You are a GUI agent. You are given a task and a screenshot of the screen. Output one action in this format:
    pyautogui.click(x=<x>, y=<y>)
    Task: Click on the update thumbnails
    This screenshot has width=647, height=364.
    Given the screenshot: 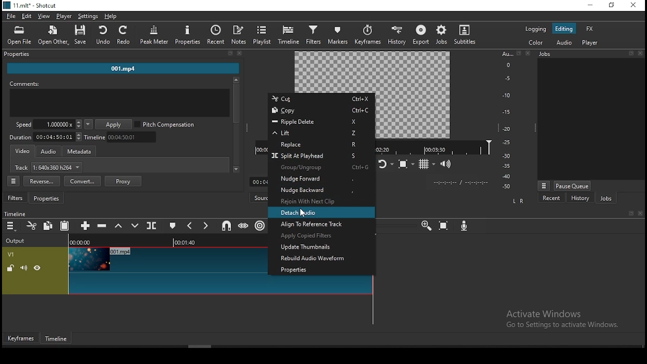 What is the action you would take?
    pyautogui.click(x=322, y=247)
    